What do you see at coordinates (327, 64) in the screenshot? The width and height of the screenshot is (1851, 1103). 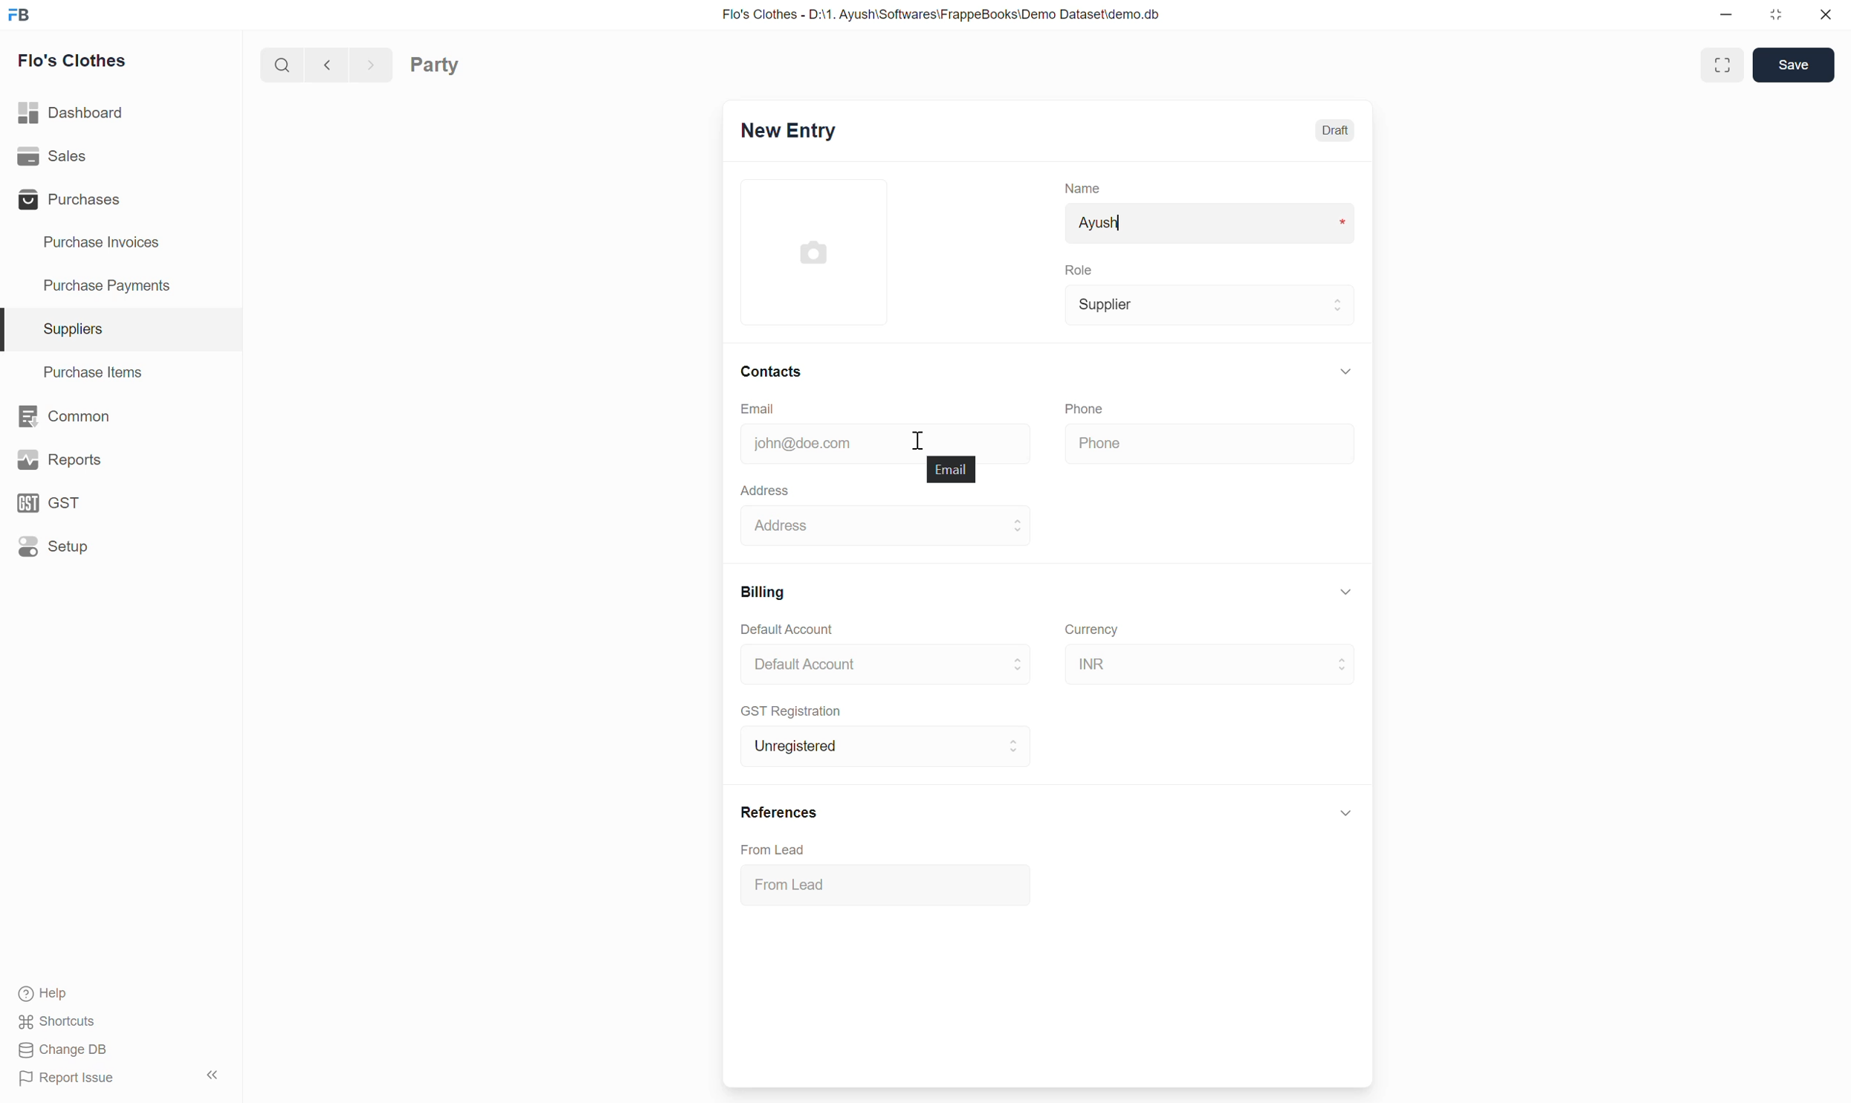 I see `Previous` at bounding box center [327, 64].